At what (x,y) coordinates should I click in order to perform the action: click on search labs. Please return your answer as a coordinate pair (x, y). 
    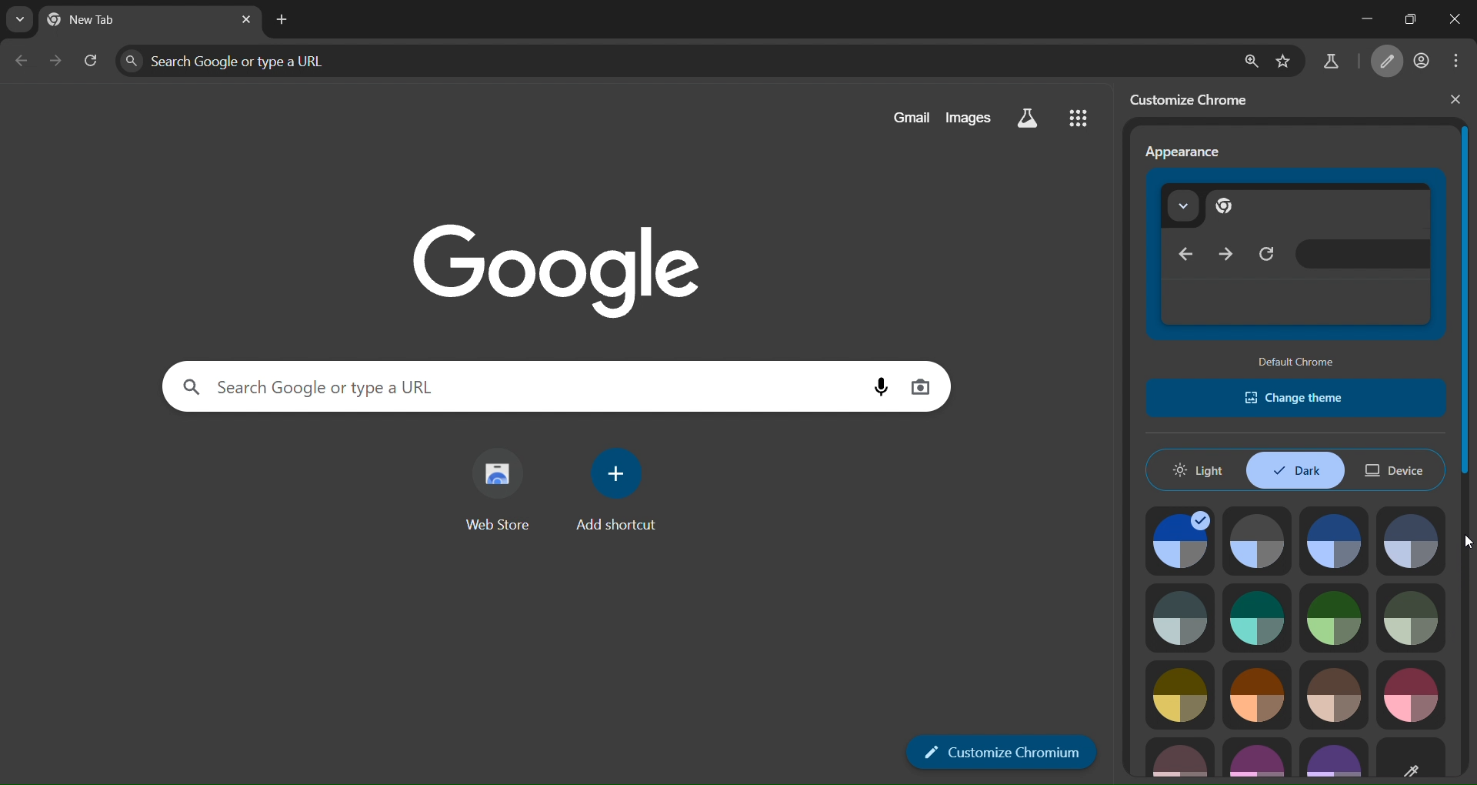
    Looking at the image, I should click on (1330, 65).